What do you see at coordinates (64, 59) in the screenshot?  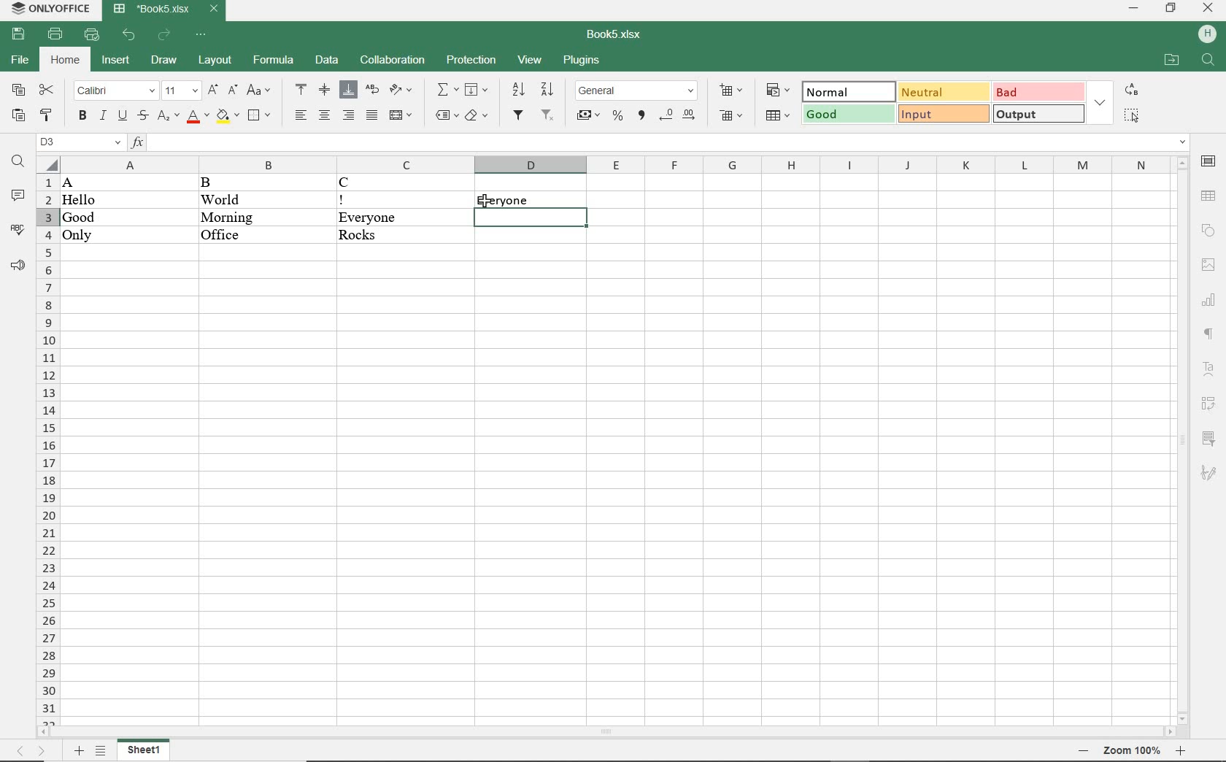 I see `home` at bounding box center [64, 59].